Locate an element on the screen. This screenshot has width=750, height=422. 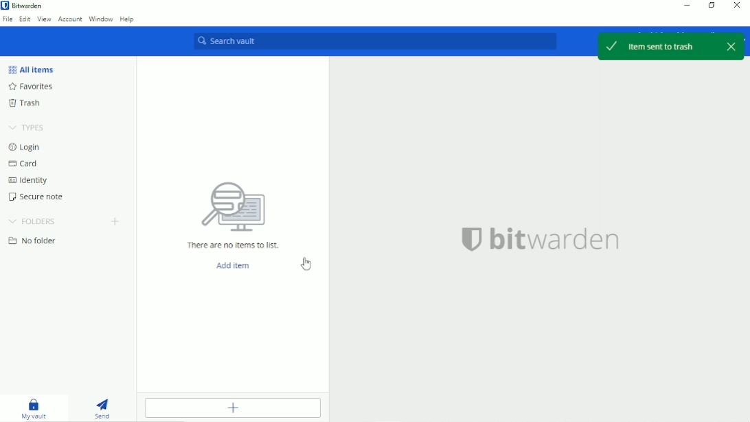
Folders is located at coordinates (32, 222).